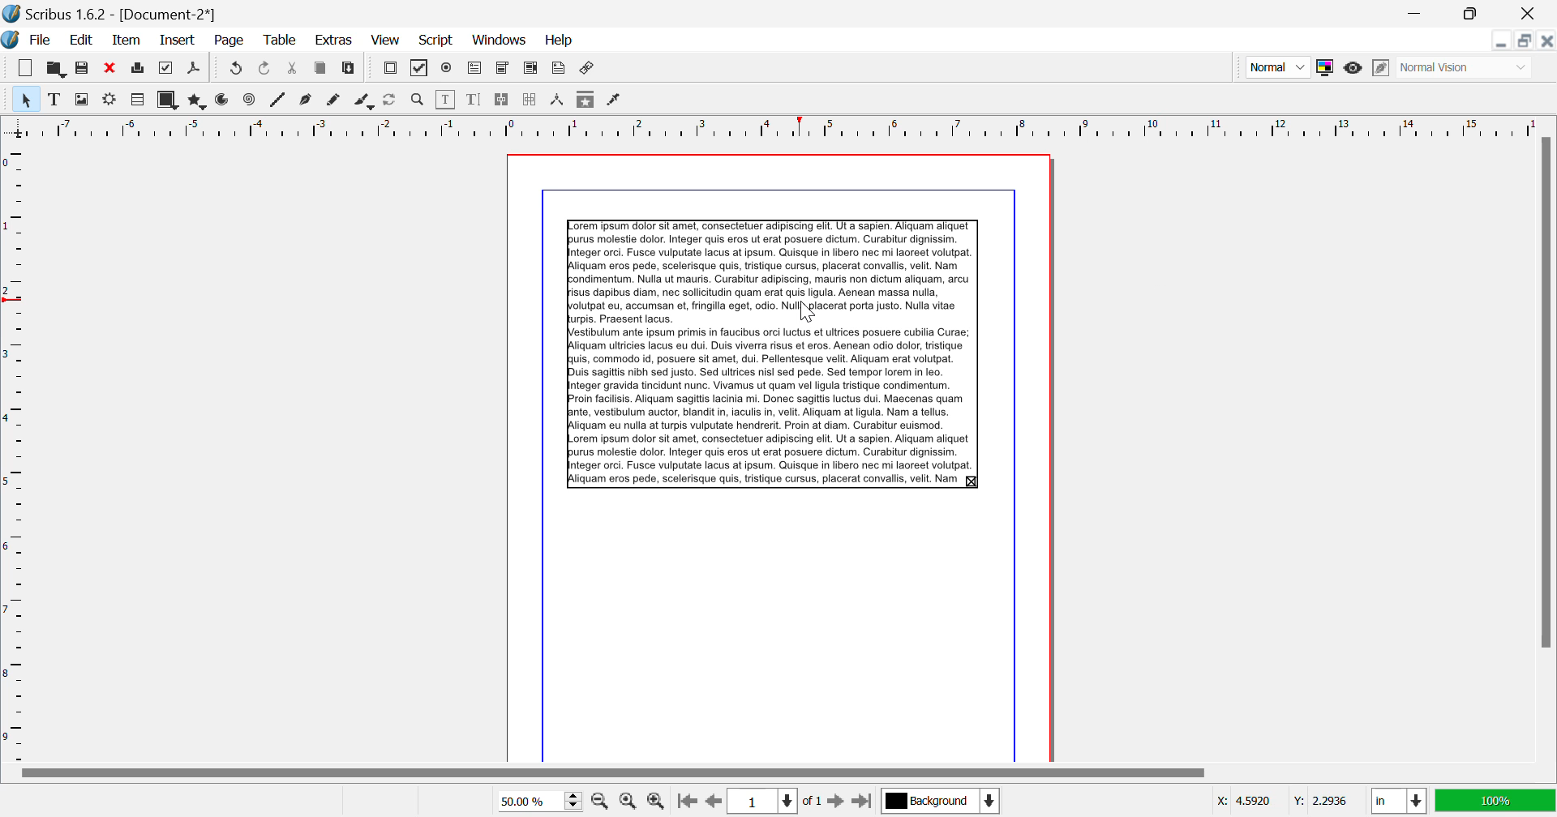 The width and height of the screenshot is (1557, 817). What do you see at coordinates (224, 101) in the screenshot?
I see `Arcs` at bounding box center [224, 101].